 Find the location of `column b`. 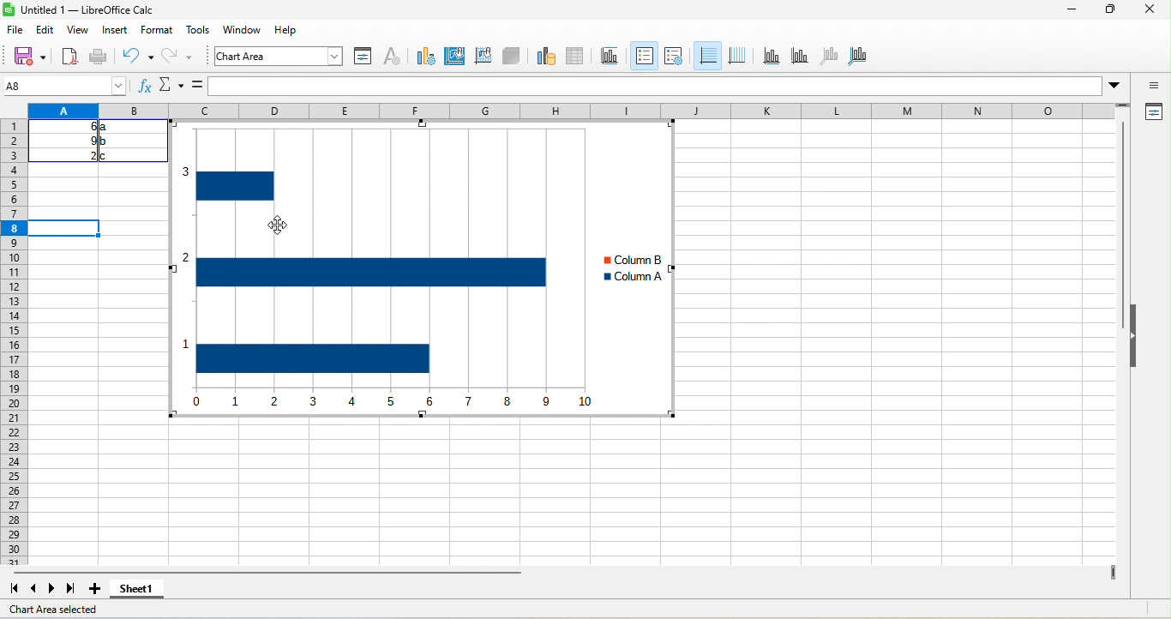

column b is located at coordinates (641, 260).